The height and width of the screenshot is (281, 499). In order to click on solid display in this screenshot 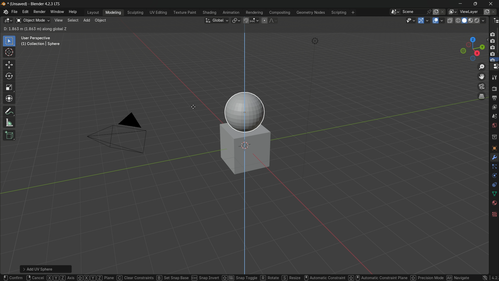, I will do `click(464, 20)`.